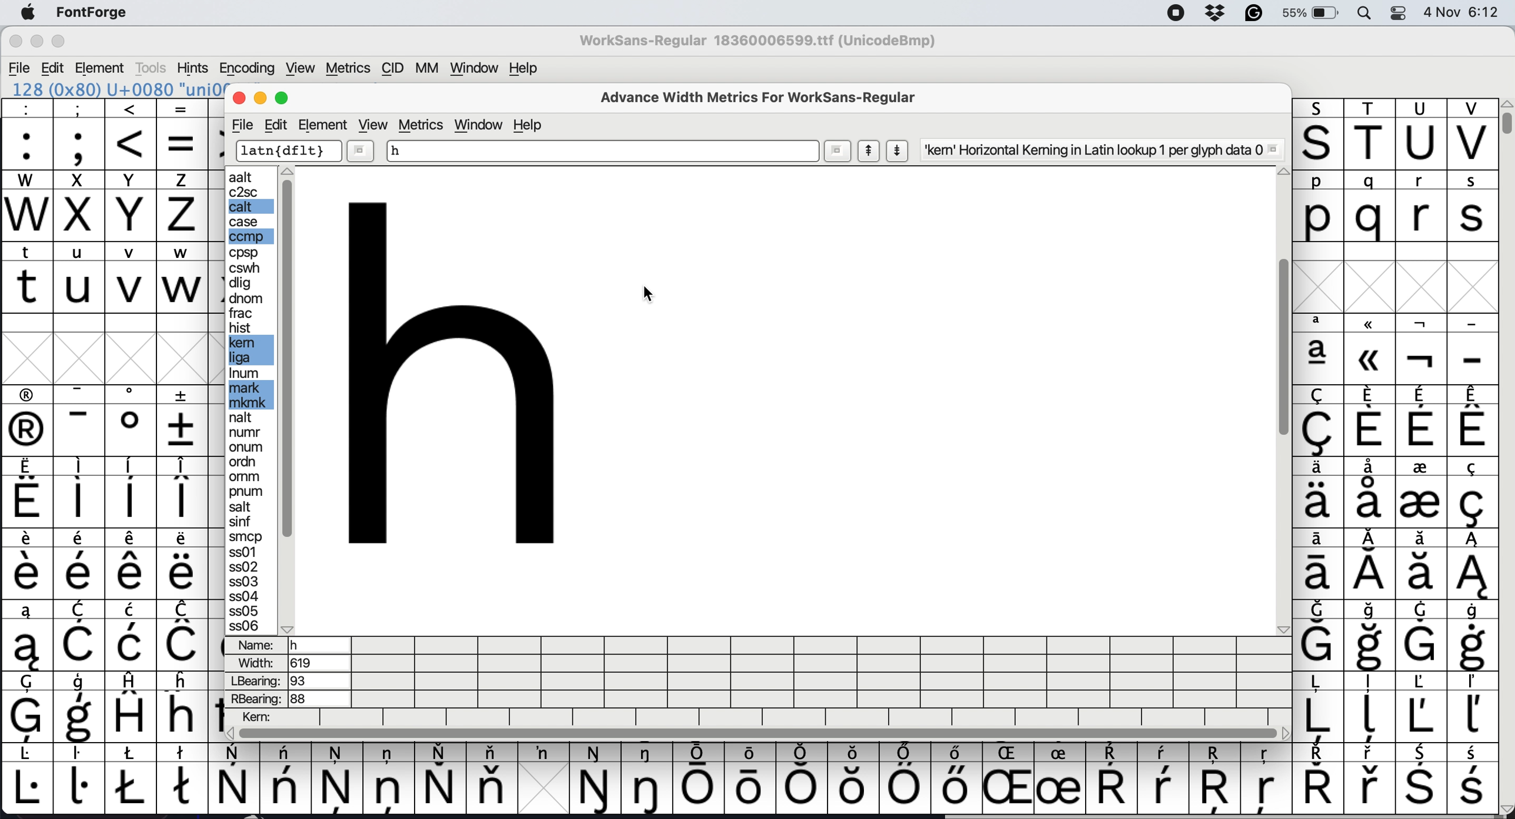 This screenshot has height=819, width=1515. What do you see at coordinates (1391, 322) in the screenshot?
I see `special characters` at bounding box center [1391, 322].